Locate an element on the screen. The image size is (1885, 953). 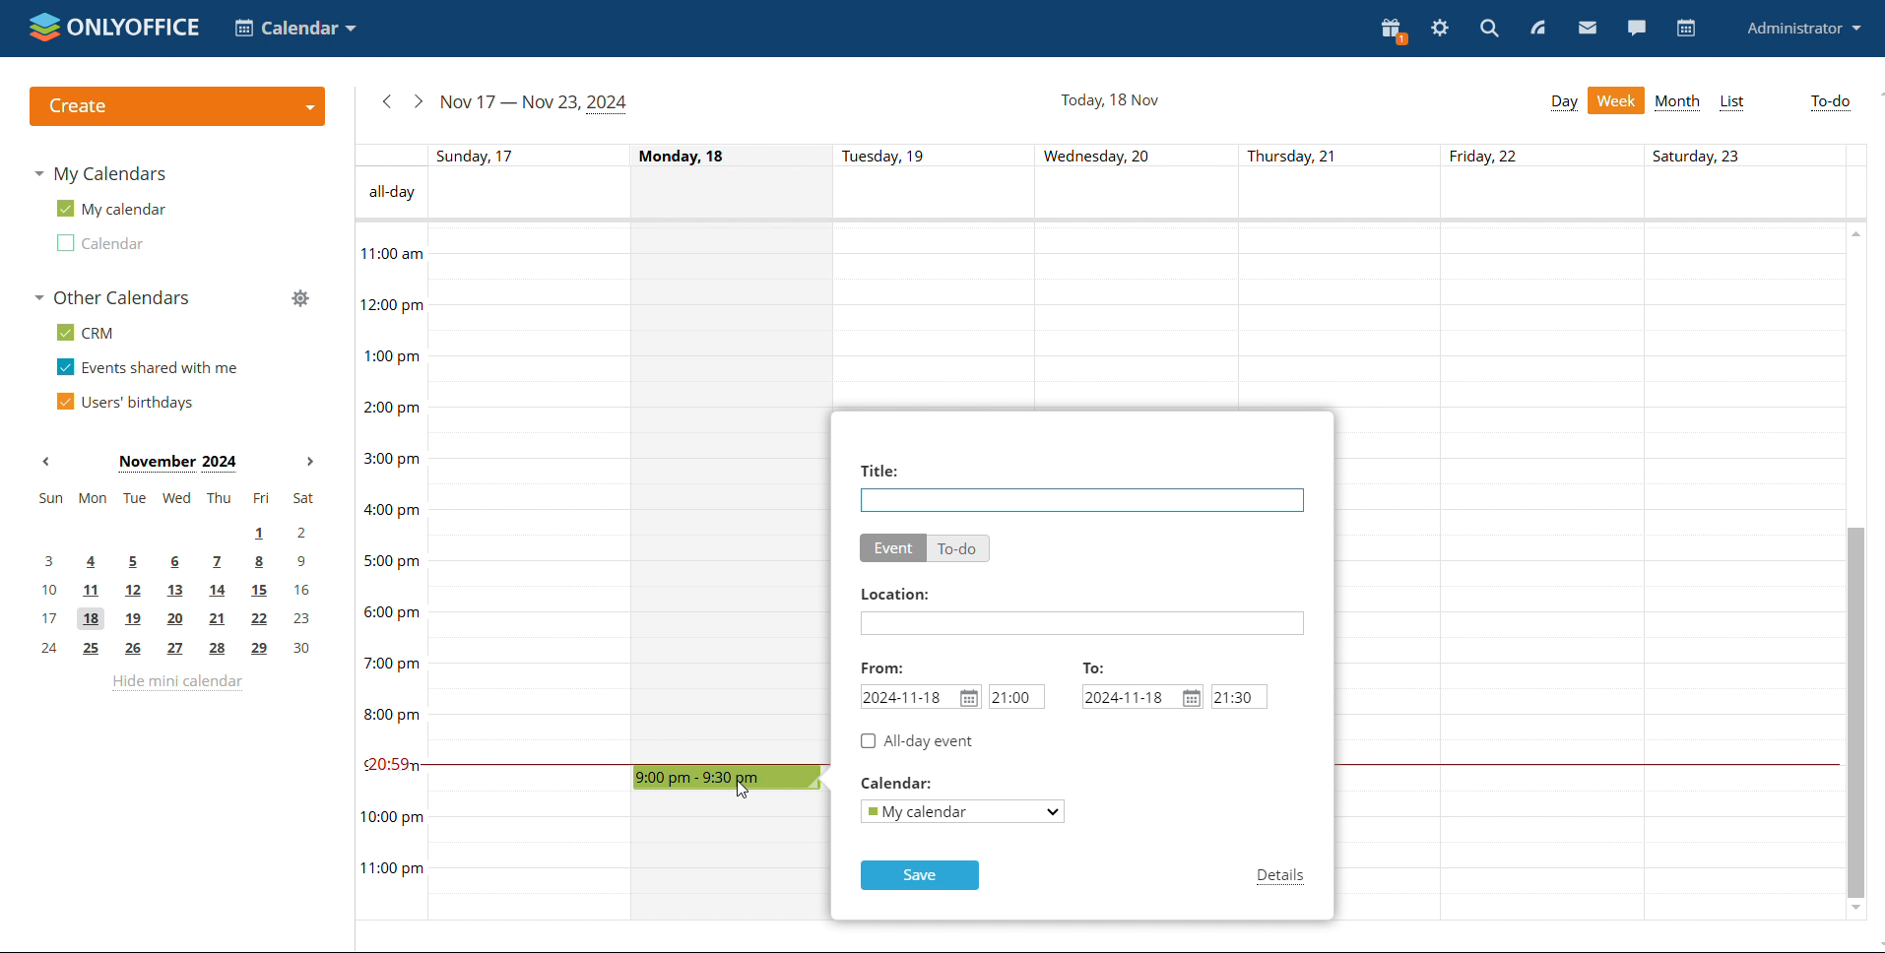
scroll up is located at coordinates (1856, 232).